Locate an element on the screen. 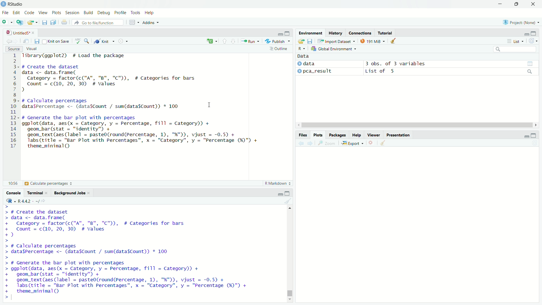  selected project: None is located at coordinates (522, 22).